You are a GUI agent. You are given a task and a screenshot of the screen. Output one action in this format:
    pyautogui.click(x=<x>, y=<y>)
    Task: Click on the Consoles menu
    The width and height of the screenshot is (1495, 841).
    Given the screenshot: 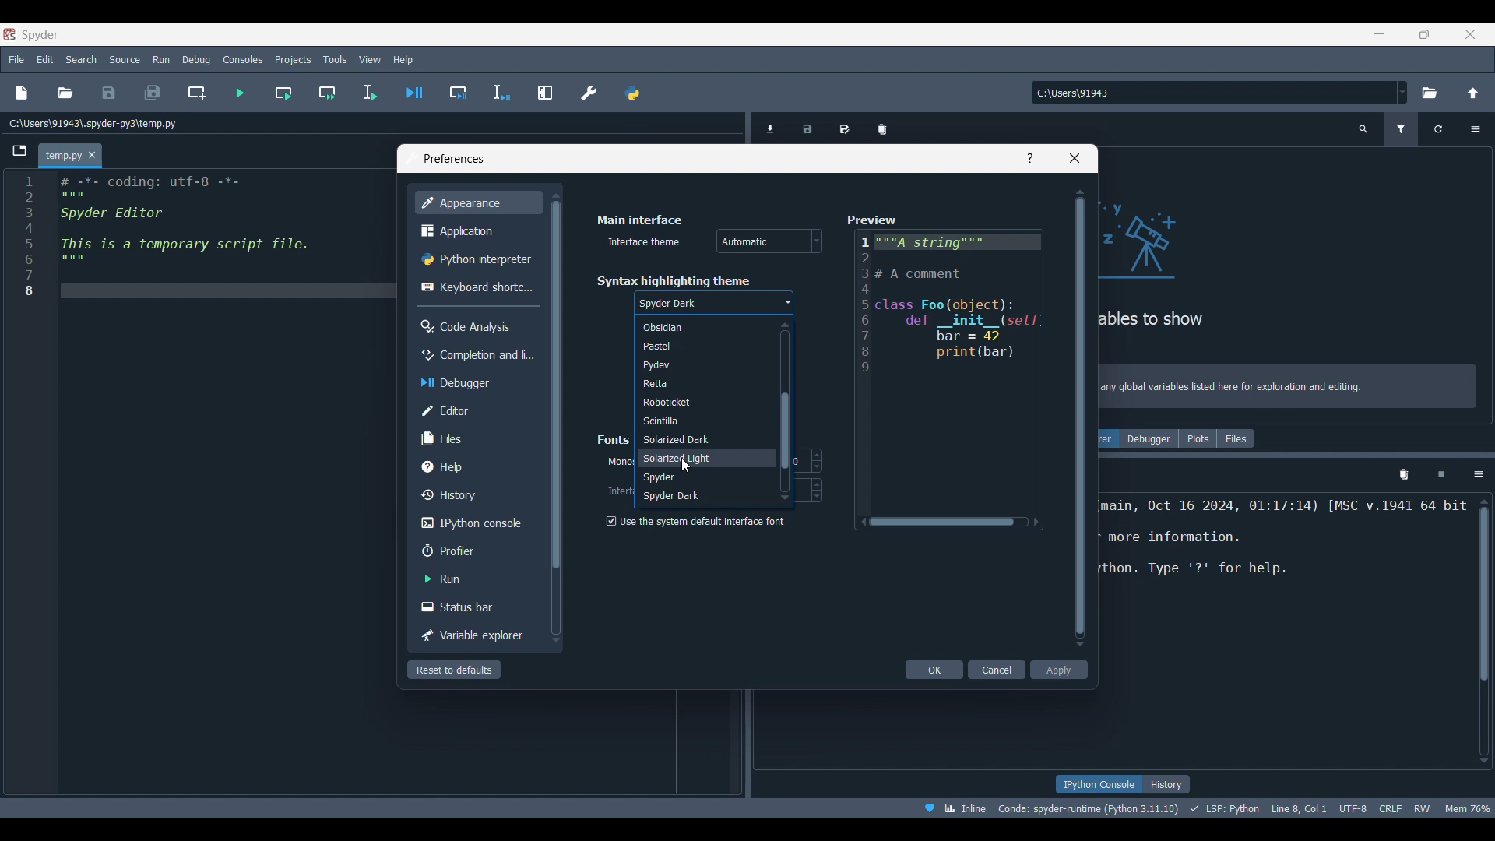 What is the action you would take?
    pyautogui.click(x=242, y=59)
    